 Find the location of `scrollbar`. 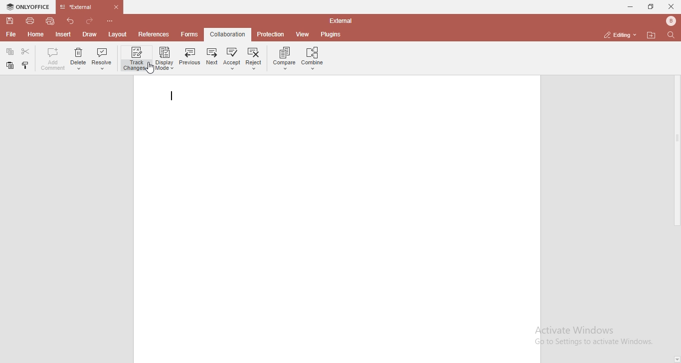

scrollbar is located at coordinates (677, 139).